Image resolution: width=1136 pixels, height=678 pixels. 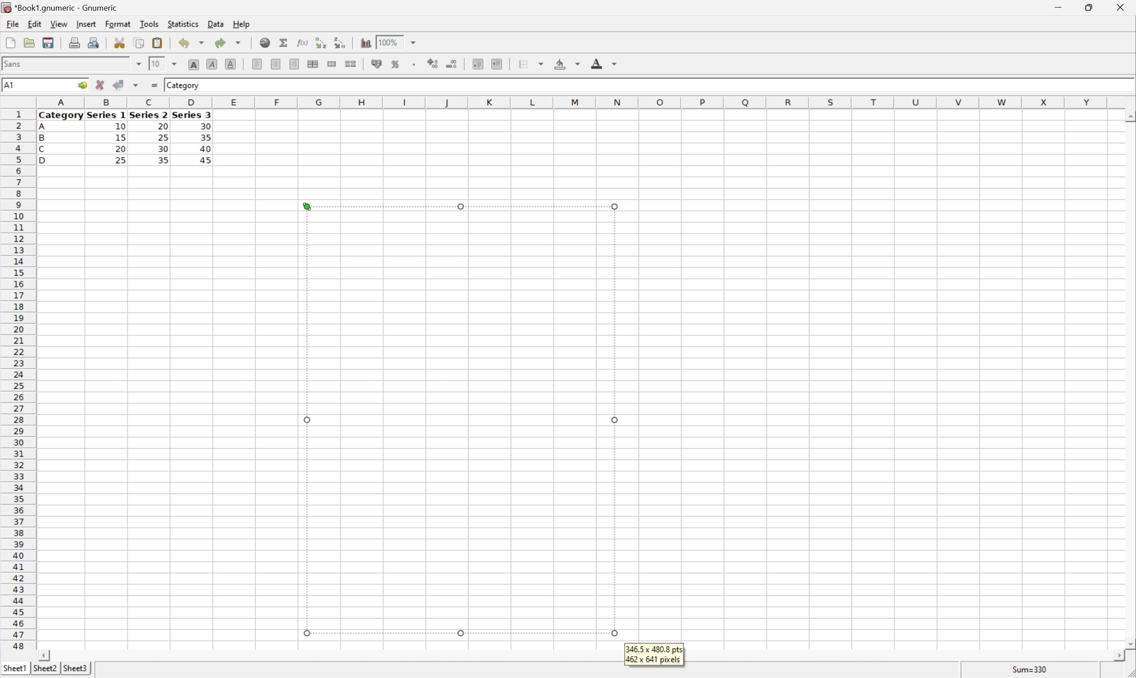 I want to click on Scroll Left, so click(x=46, y=656).